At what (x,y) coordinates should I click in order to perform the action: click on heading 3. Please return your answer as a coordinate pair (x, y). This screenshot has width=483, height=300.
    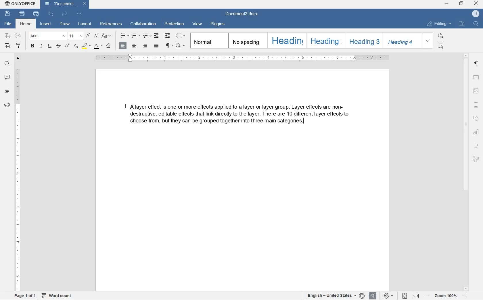
    Looking at the image, I should click on (364, 41).